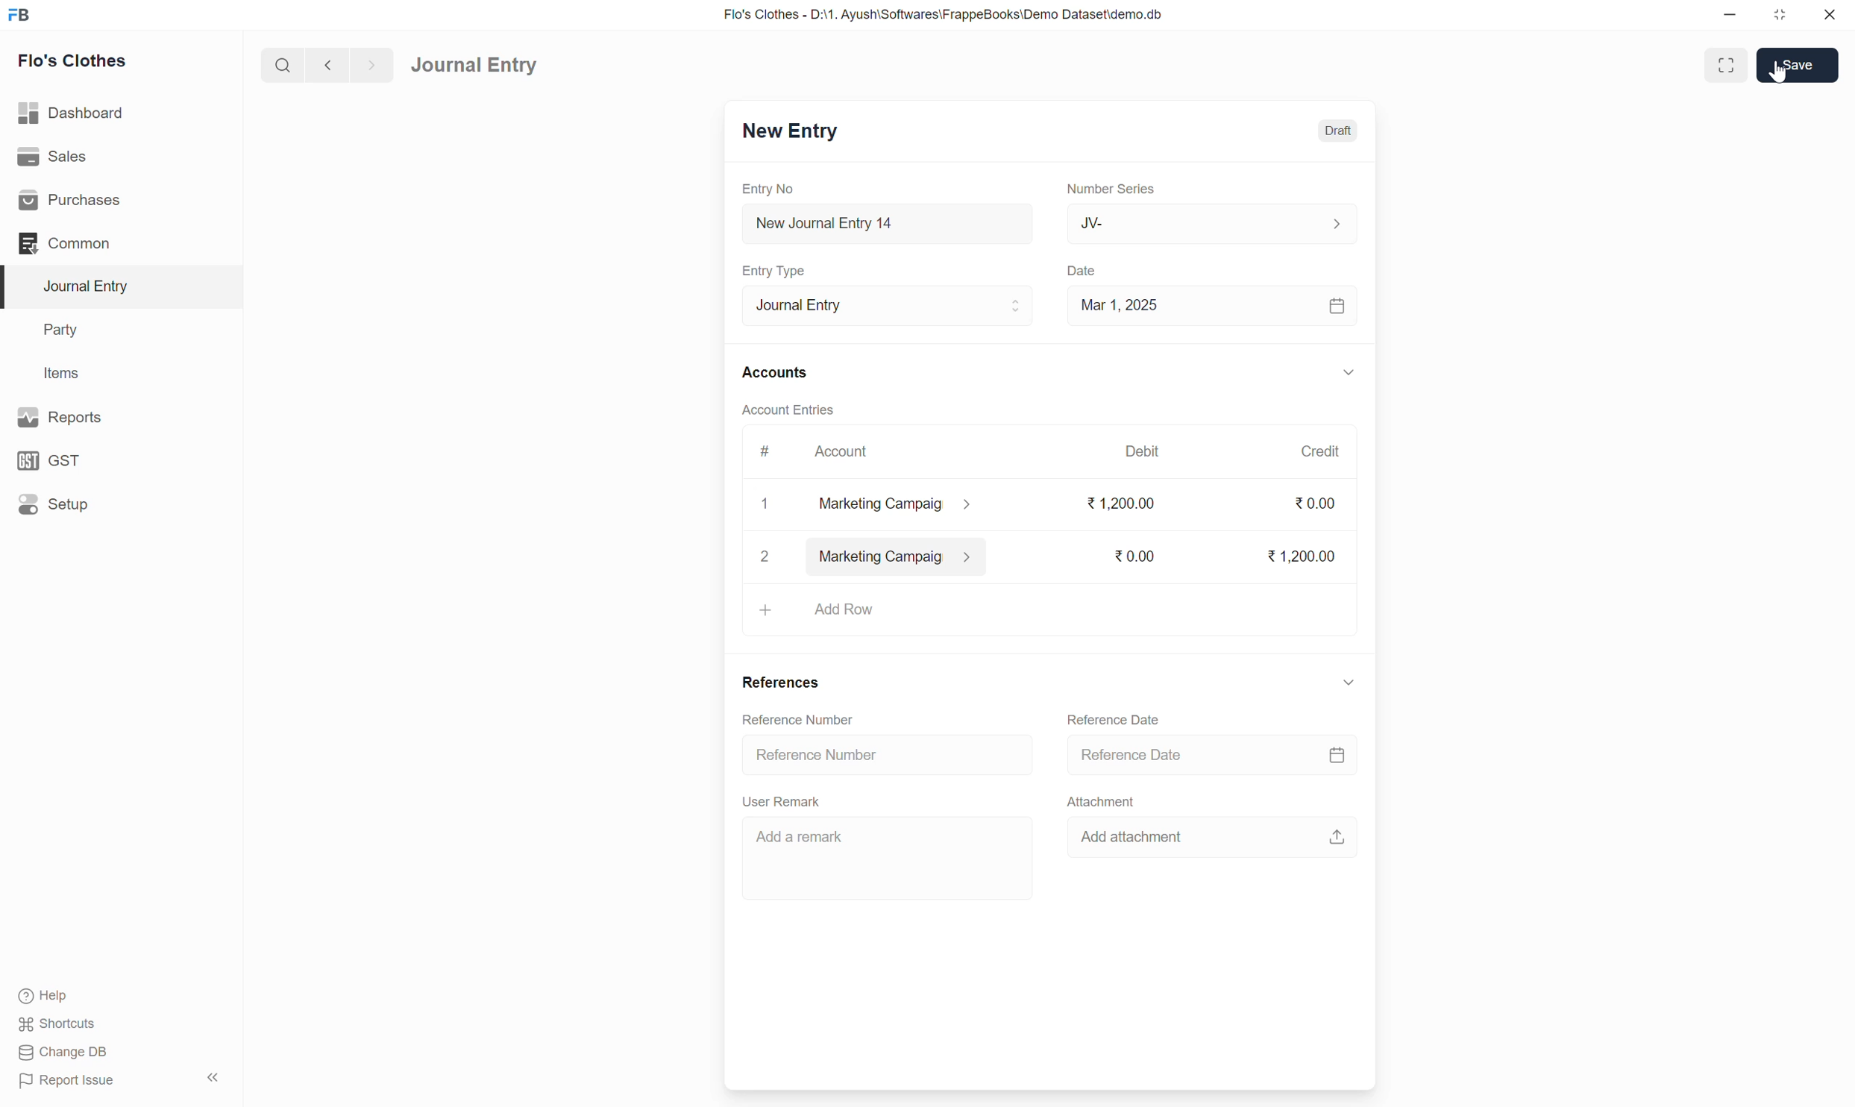 The width and height of the screenshot is (1855, 1107). I want to click on Add a remark, so click(803, 835).